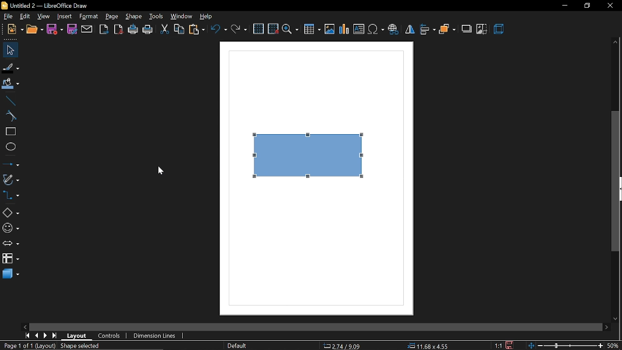 The height and width of the screenshot is (350, 622). What do you see at coordinates (149, 29) in the screenshot?
I see `print` at bounding box center [149, 29].